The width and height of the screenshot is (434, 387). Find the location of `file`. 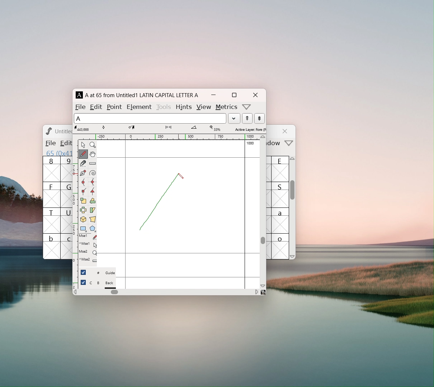

file is located at coordinates (50, 143).